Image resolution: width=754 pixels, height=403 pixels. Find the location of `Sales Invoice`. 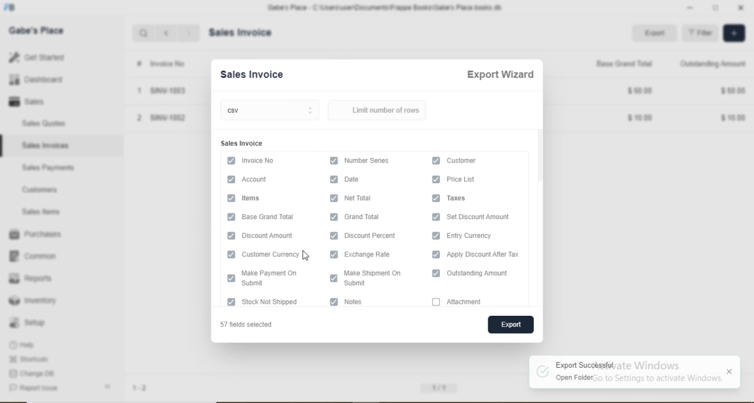

Sales Invoice is located at coordinates (245, 32).